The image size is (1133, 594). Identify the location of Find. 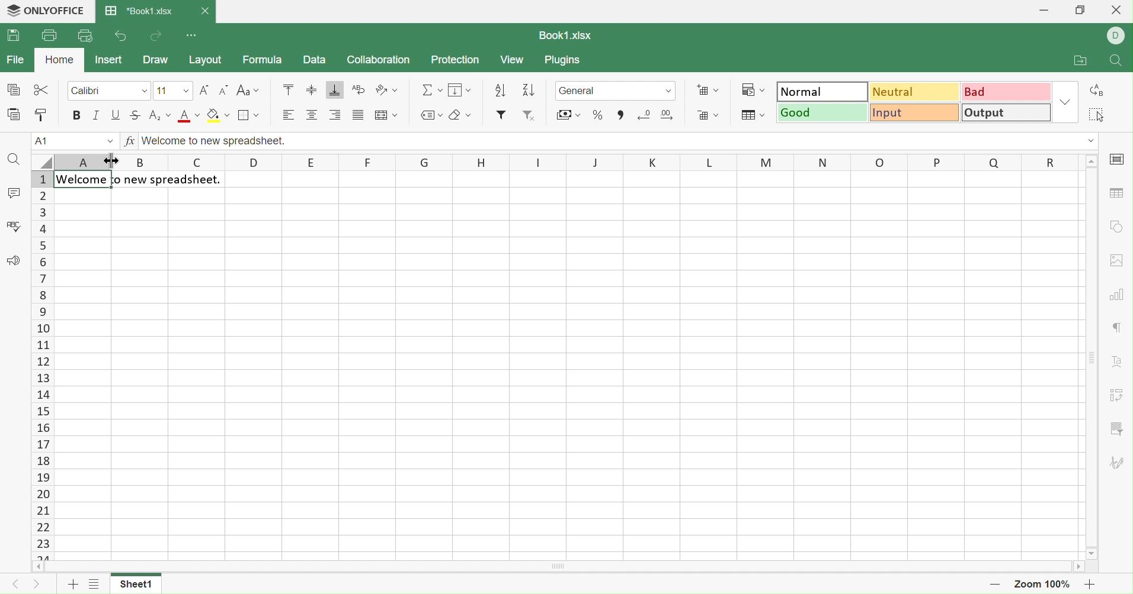
(13, 159).